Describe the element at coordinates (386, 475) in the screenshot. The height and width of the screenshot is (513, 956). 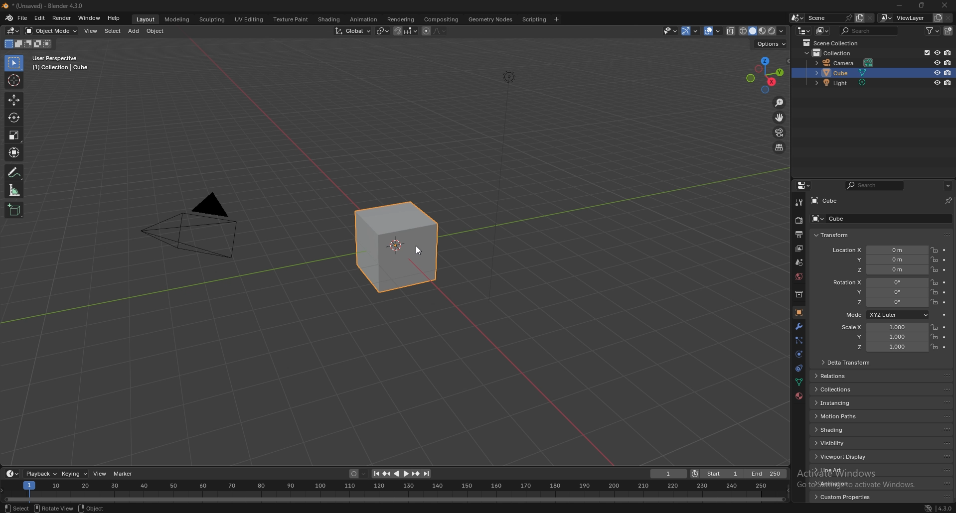
I see `jump to keyframe` at that location.